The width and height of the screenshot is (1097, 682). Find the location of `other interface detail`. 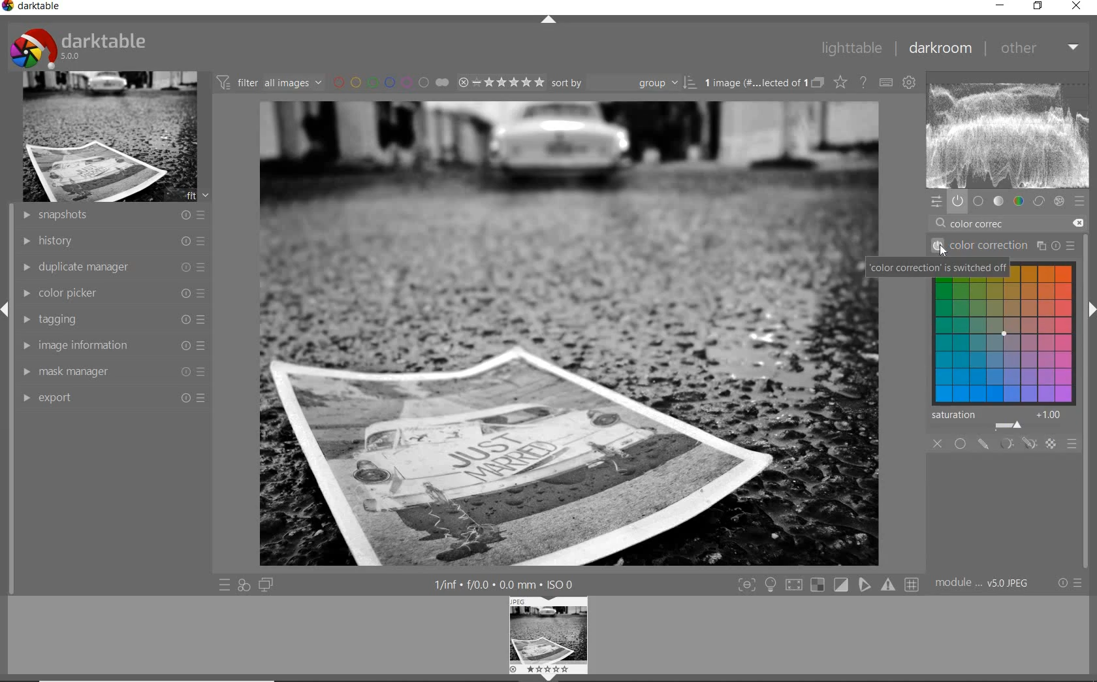

other interface detail is located at coordinates (504, 585).